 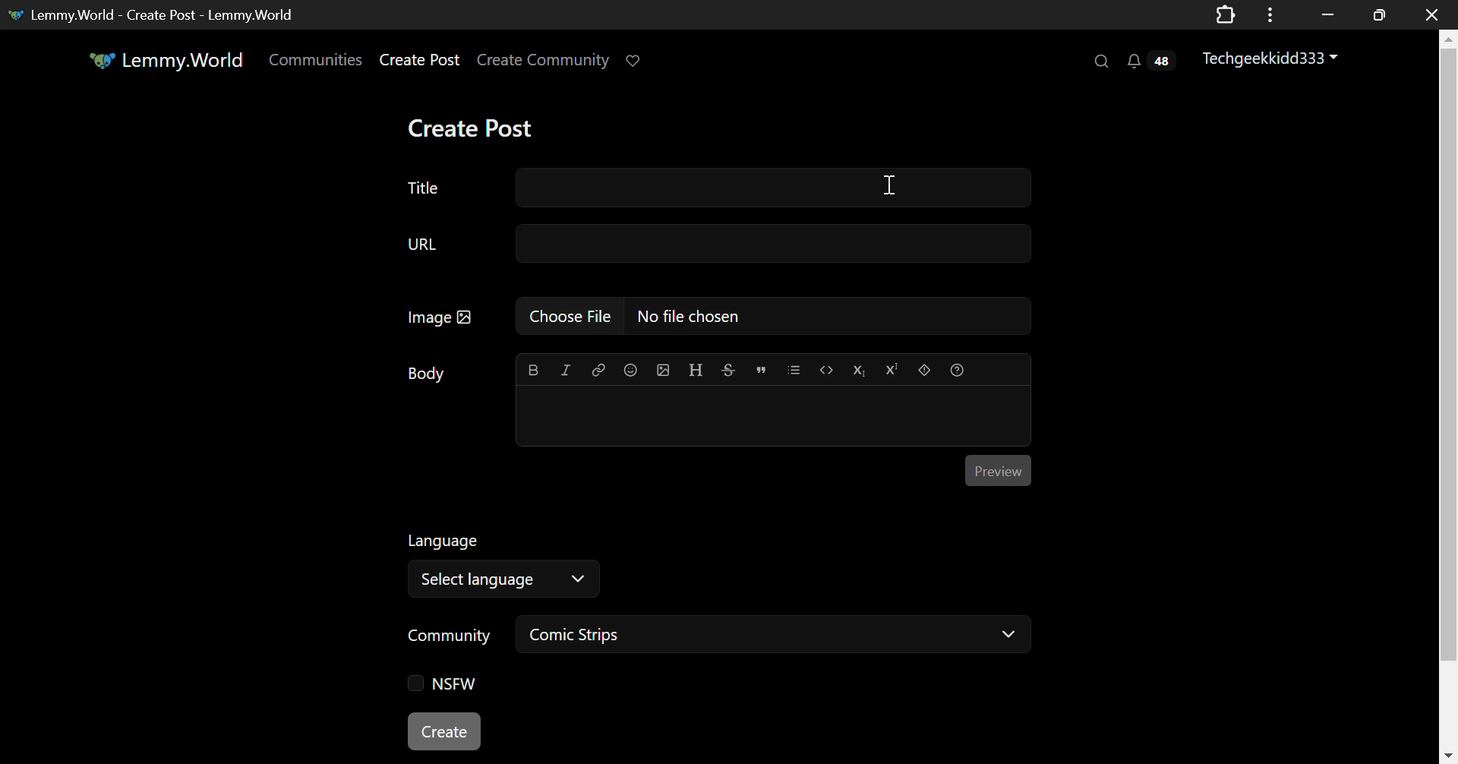 I want to click on Techgeekkidd333, so click(x=1273, y=59).